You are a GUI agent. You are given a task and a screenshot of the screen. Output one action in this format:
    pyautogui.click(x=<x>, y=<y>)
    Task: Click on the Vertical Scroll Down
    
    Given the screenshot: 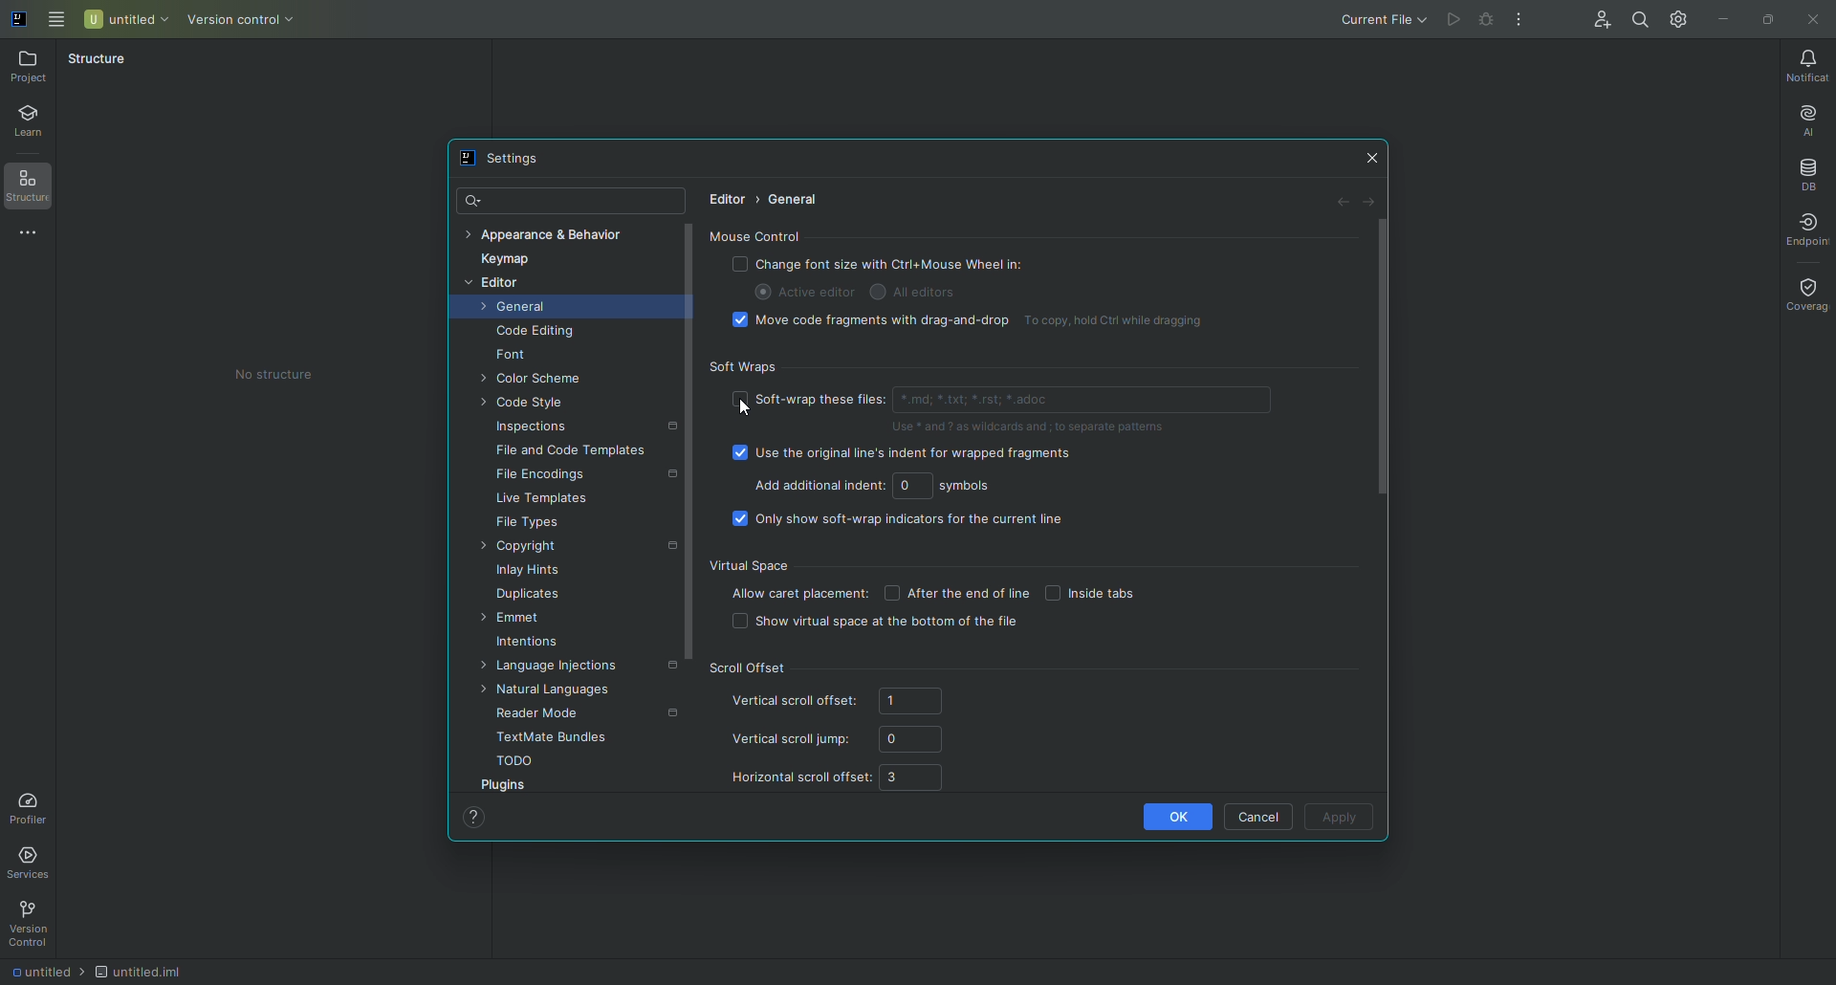 What is the action you would take?
    pyautogui.click(x=1383, y=360)
    